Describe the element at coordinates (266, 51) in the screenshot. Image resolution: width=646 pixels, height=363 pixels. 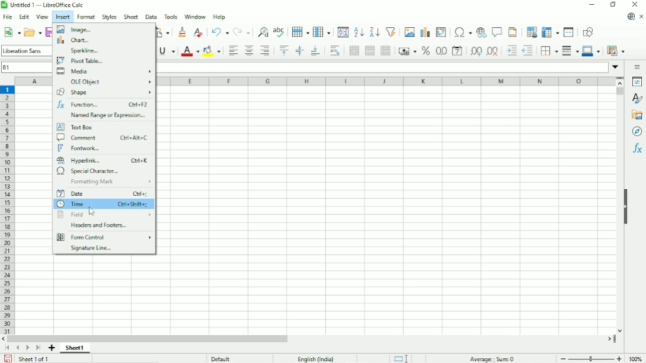
I see `Align right` at that location.